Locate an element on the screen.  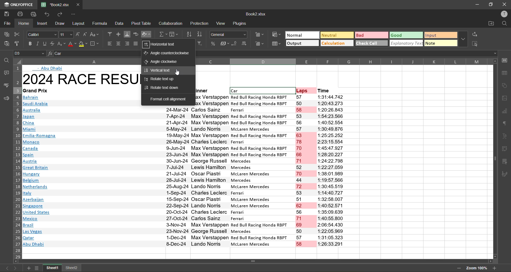
sheet 2 is located at coordinates (72, 268).